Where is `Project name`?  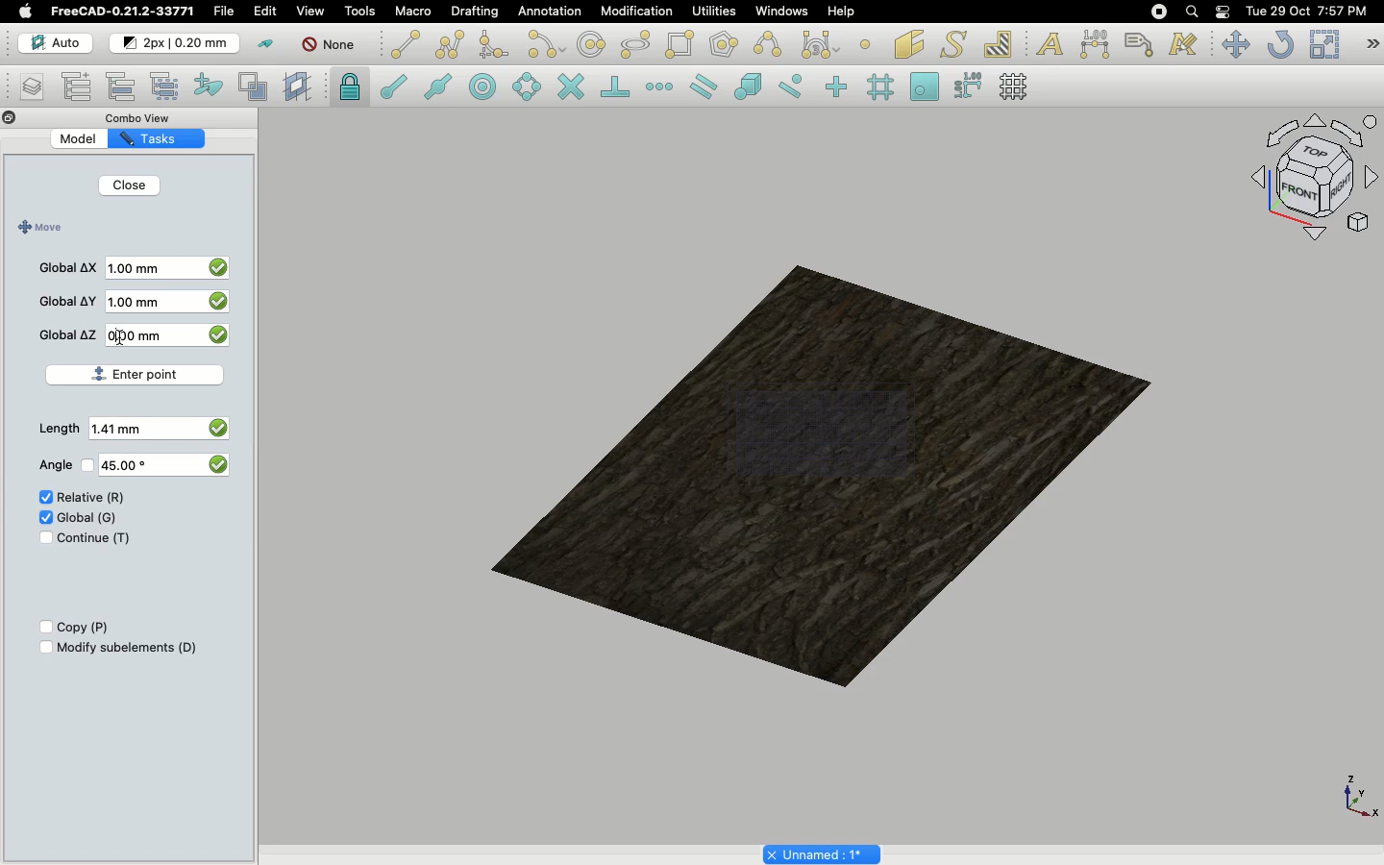 Project name is located at coordinates (824, 853).